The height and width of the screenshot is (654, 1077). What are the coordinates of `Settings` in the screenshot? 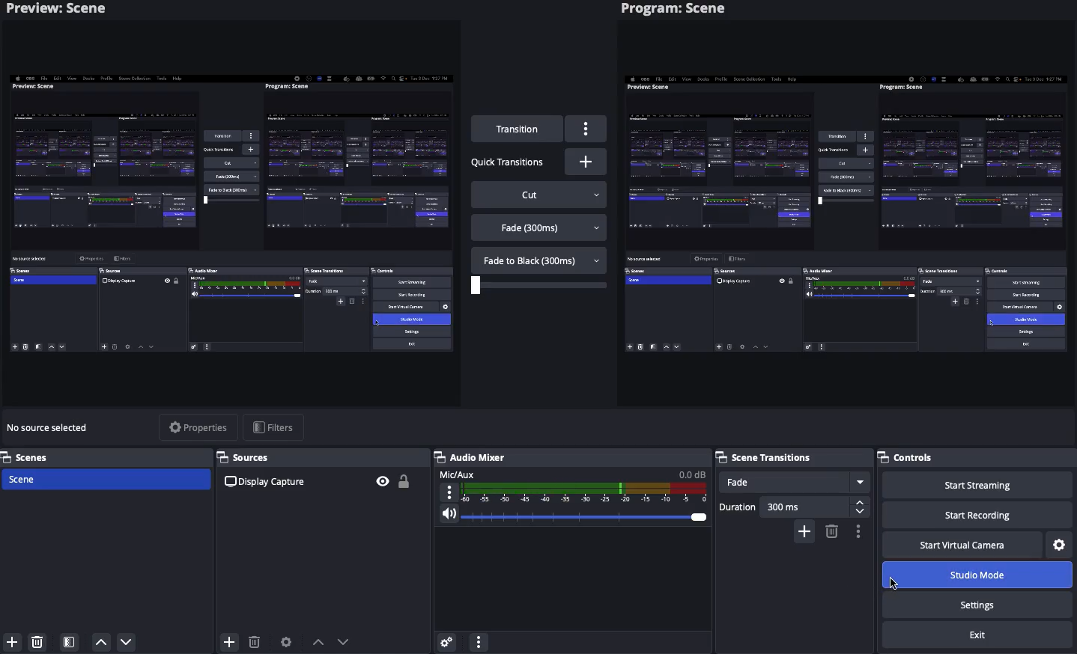 It's located at (1061, 543).